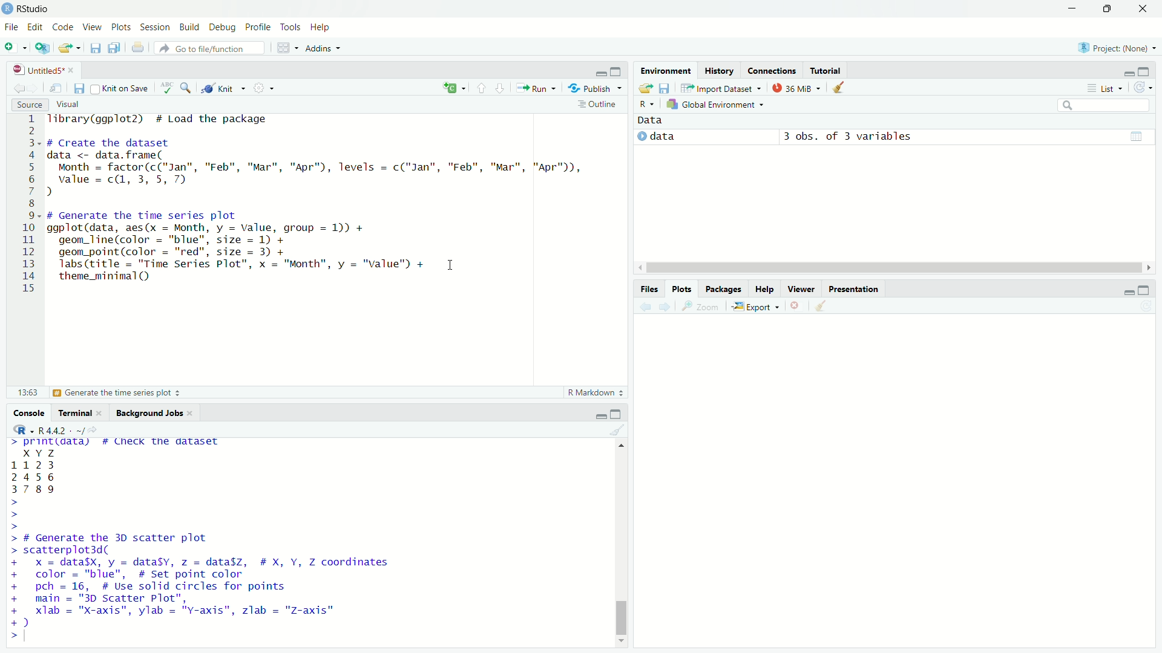  I want to click on Table, so click(1137, 138).